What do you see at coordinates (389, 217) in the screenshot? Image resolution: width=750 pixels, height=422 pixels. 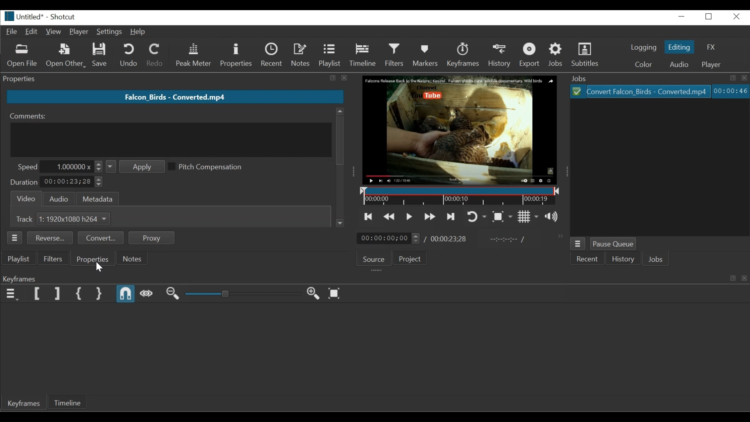 I see `Play quickly backward` at bounding box center [389, 217].